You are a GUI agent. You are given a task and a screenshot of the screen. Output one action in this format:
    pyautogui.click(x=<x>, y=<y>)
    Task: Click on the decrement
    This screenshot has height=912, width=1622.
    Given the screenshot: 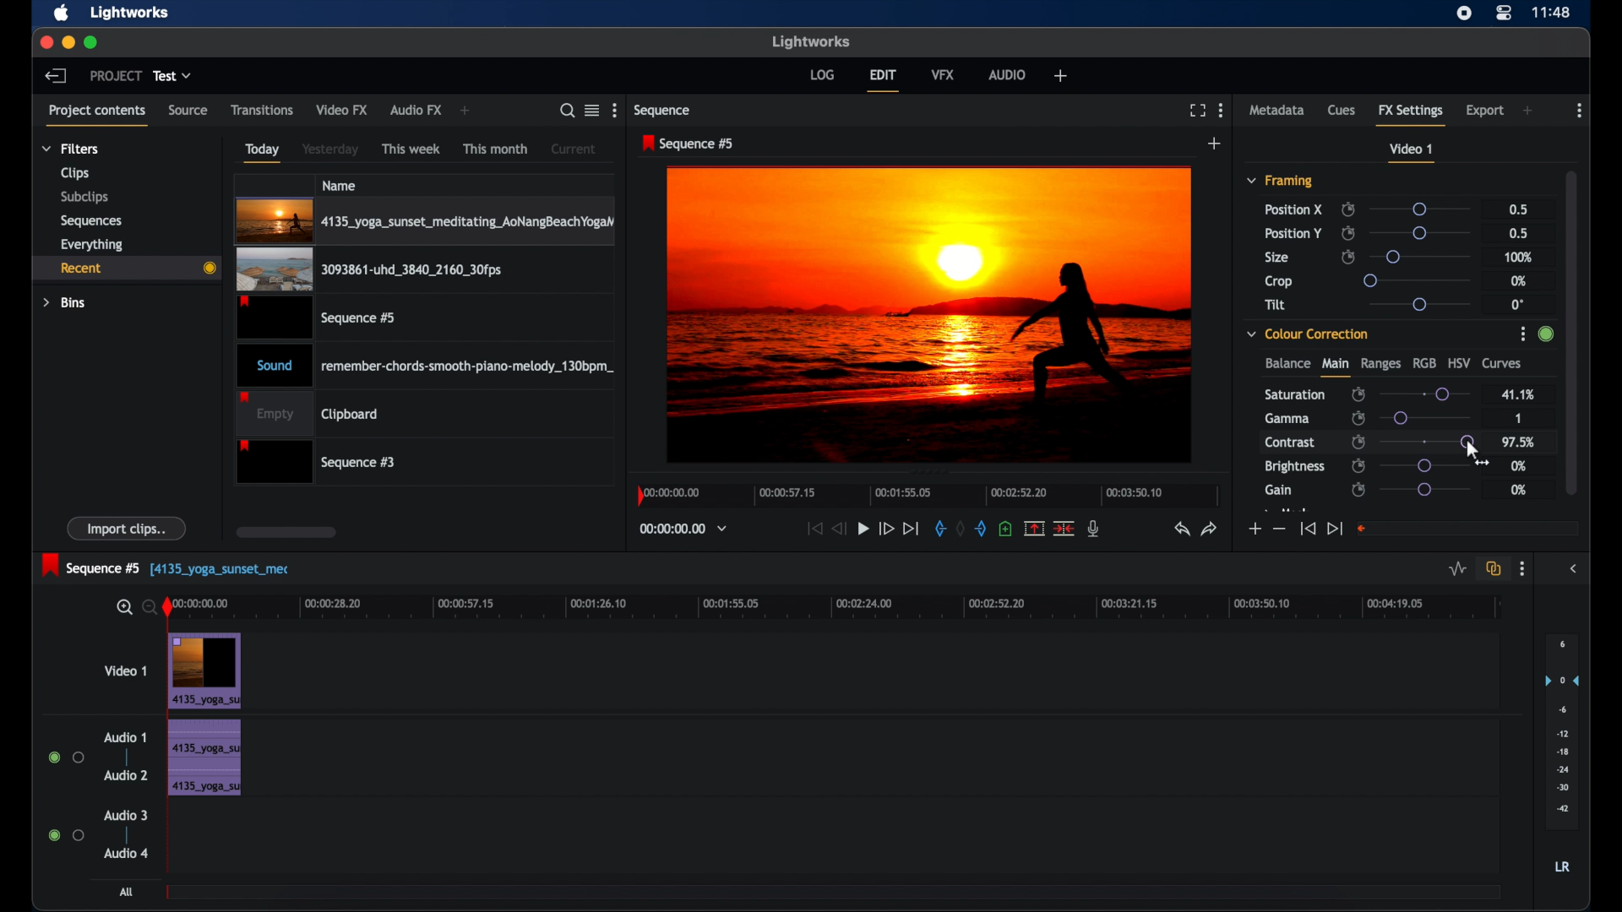 What is the action you would take?
    pyautogui.click(x=1279, y=529)
    